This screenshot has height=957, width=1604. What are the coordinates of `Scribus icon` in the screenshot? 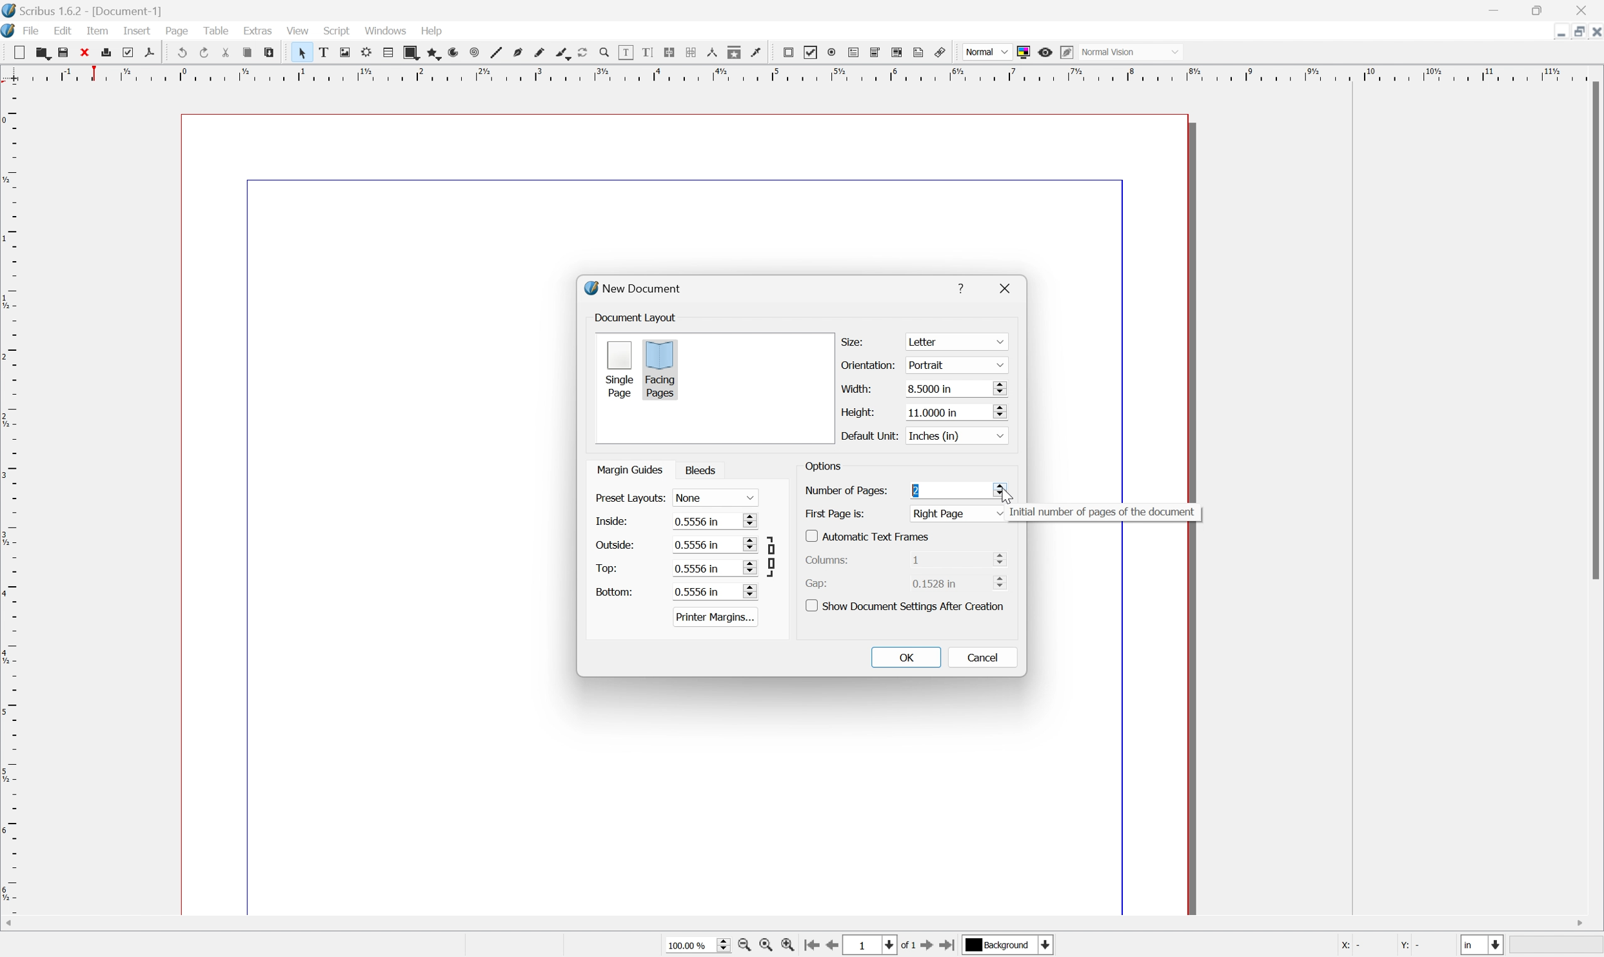 It's located at (10, 32).